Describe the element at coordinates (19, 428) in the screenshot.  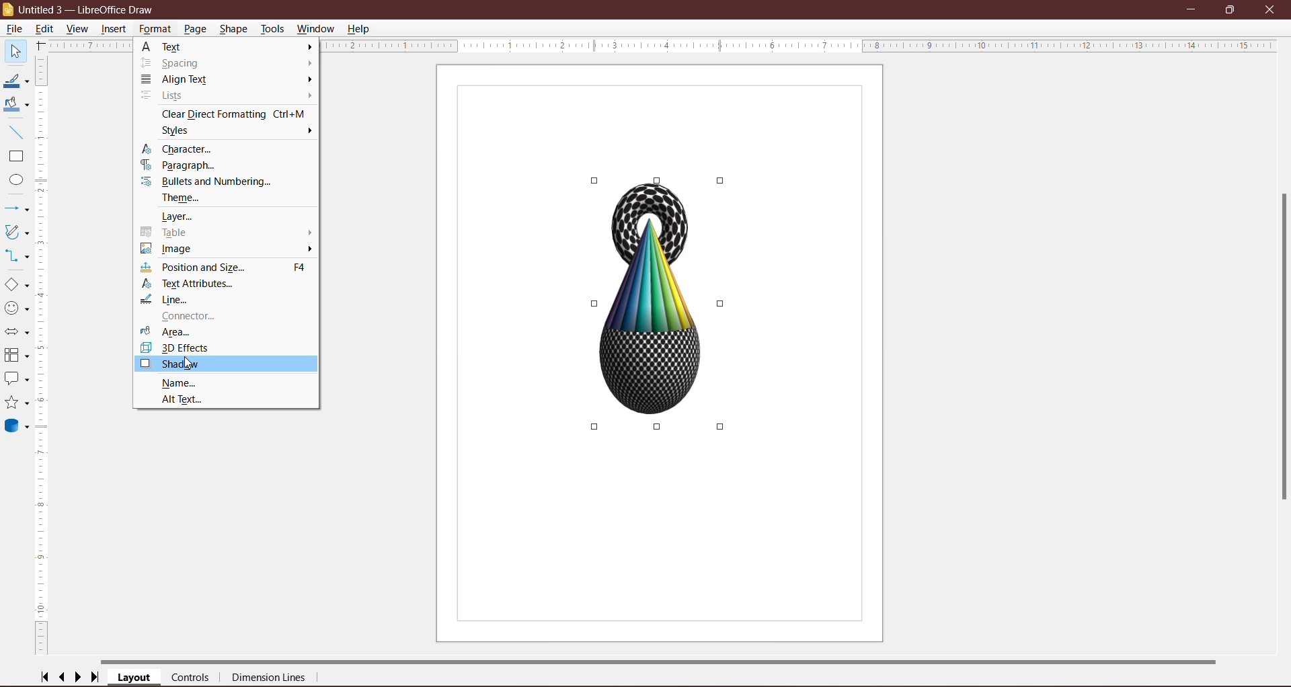
I see `3D Objects` at that location.